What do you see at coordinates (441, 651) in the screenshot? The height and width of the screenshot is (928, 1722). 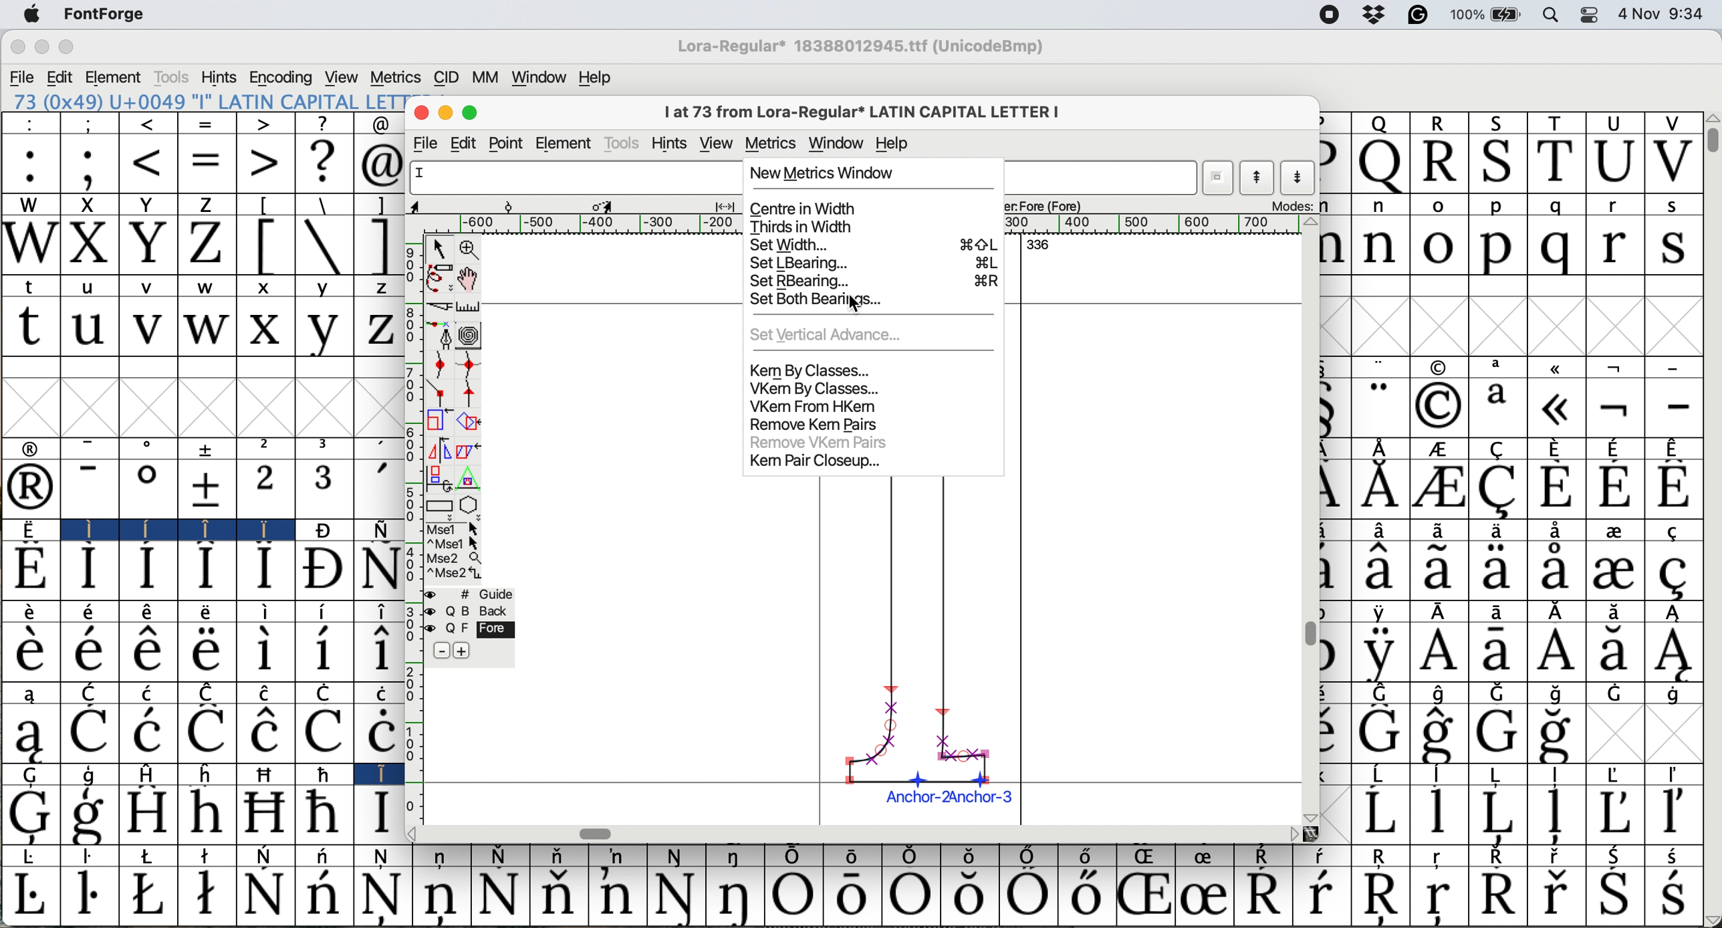 I see `remove` at bounding box center [441, 651].